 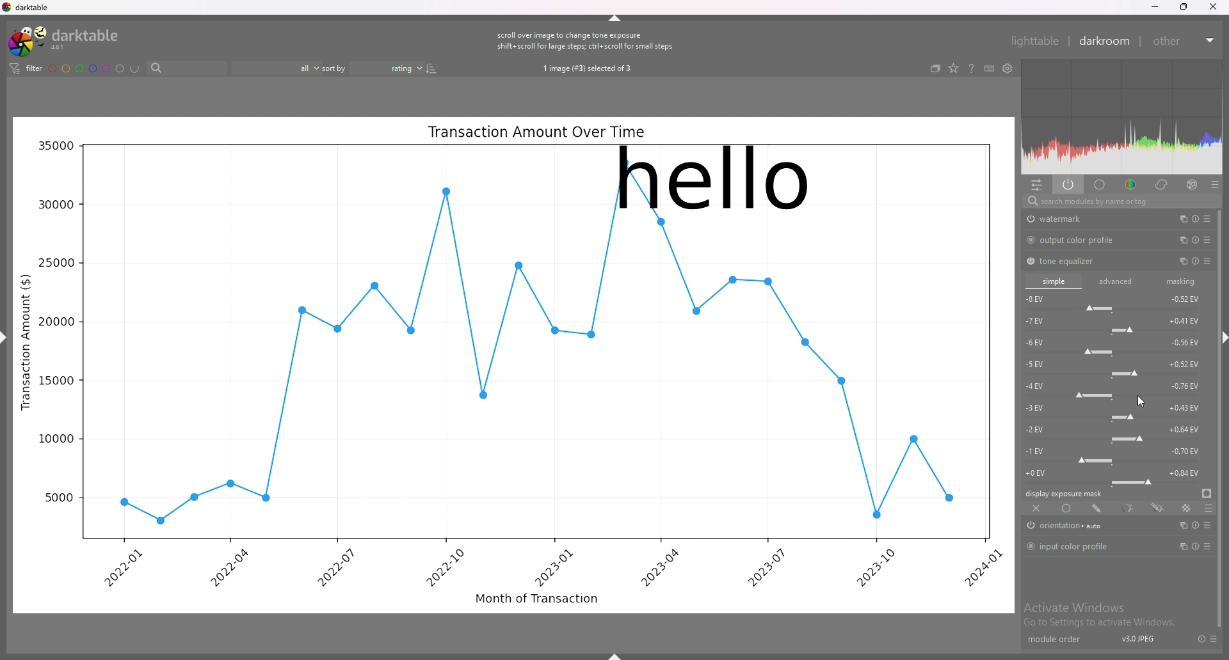 What do you see at coordinates (1184, 508) in the screenshot?
I see `raster mask` at bounding box center [1184, 508].